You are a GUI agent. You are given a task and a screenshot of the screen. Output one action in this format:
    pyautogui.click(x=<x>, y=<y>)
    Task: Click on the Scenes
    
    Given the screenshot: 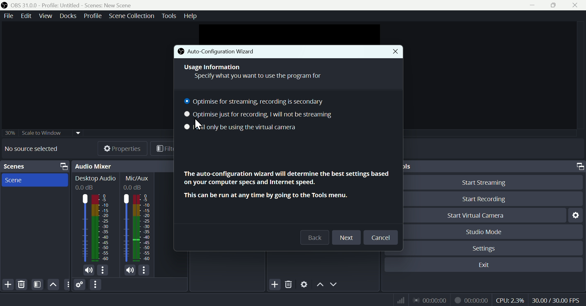 What is the action you would take?
    pyautogui.click(x=14, y=166)
    